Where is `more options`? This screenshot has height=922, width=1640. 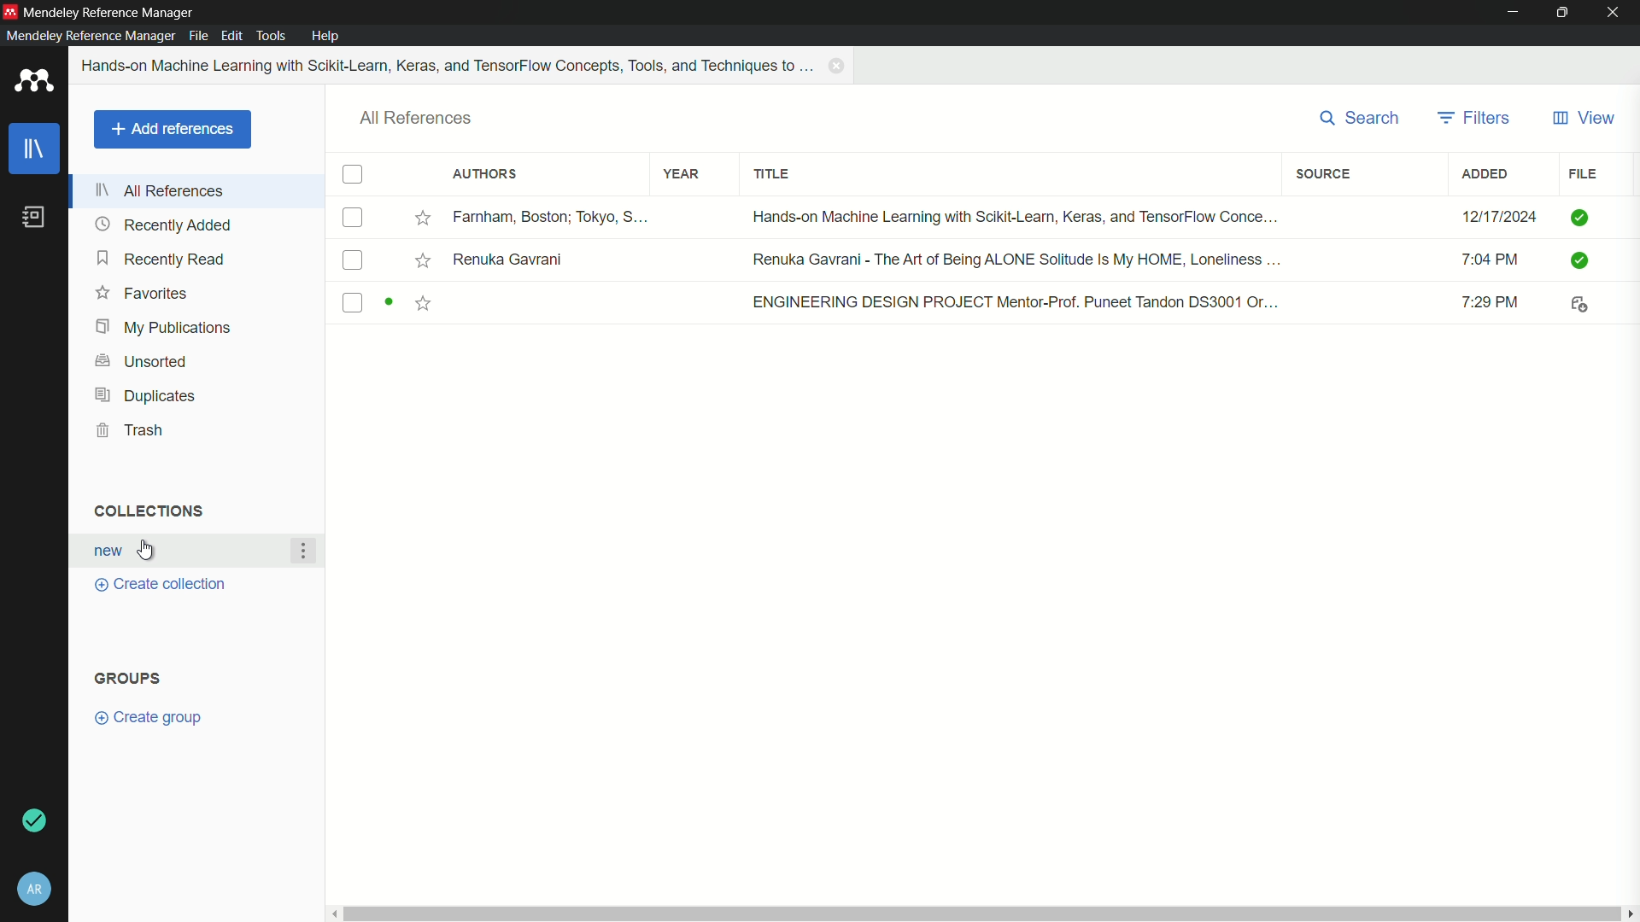
more options is located at coordinates (304, 551).